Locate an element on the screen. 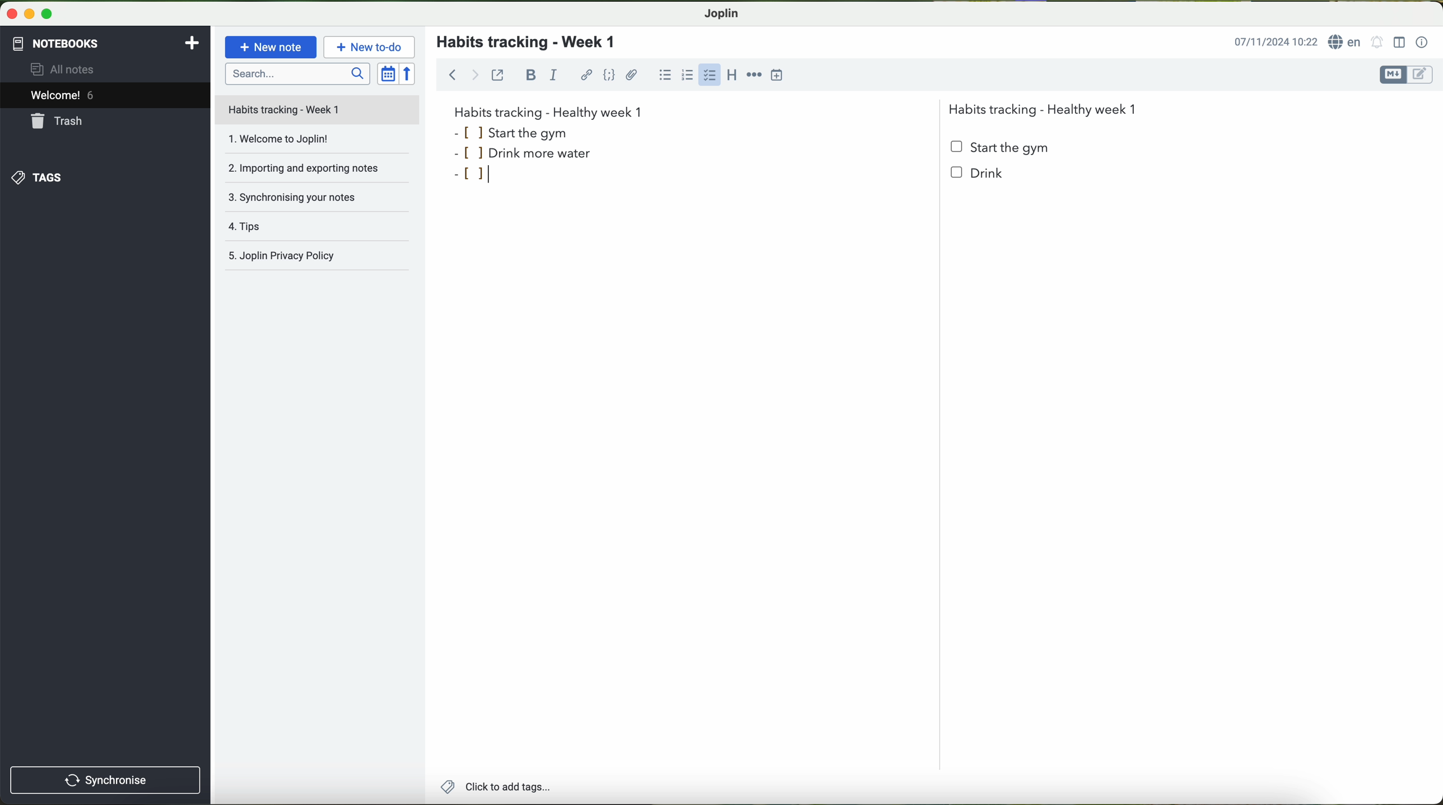  reverse sort order is located at coordinates (408, 73).